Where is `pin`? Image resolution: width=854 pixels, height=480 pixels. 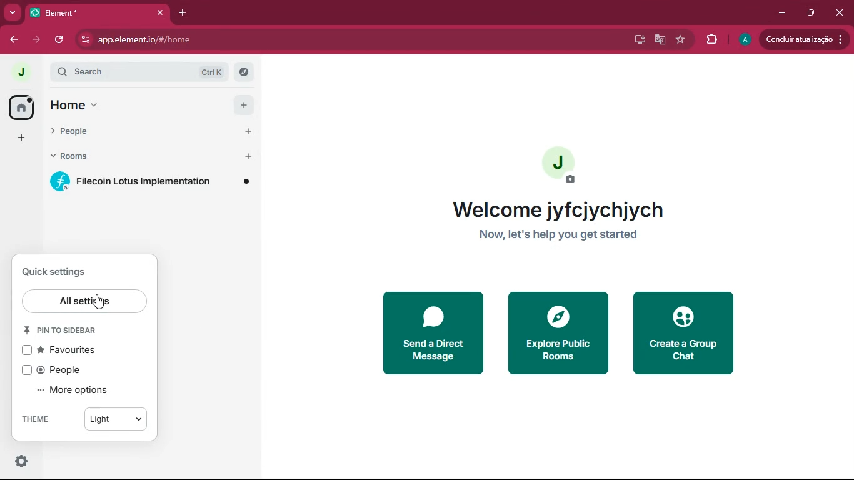 pin is located at coordinates (66, 331).